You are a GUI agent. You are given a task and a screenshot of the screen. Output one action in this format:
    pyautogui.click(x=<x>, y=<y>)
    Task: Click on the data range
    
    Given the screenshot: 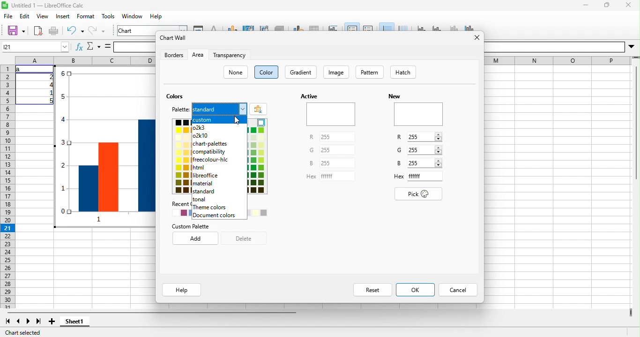 What is the action you would take?
    pyautogui.click(x=298, y=28)
    